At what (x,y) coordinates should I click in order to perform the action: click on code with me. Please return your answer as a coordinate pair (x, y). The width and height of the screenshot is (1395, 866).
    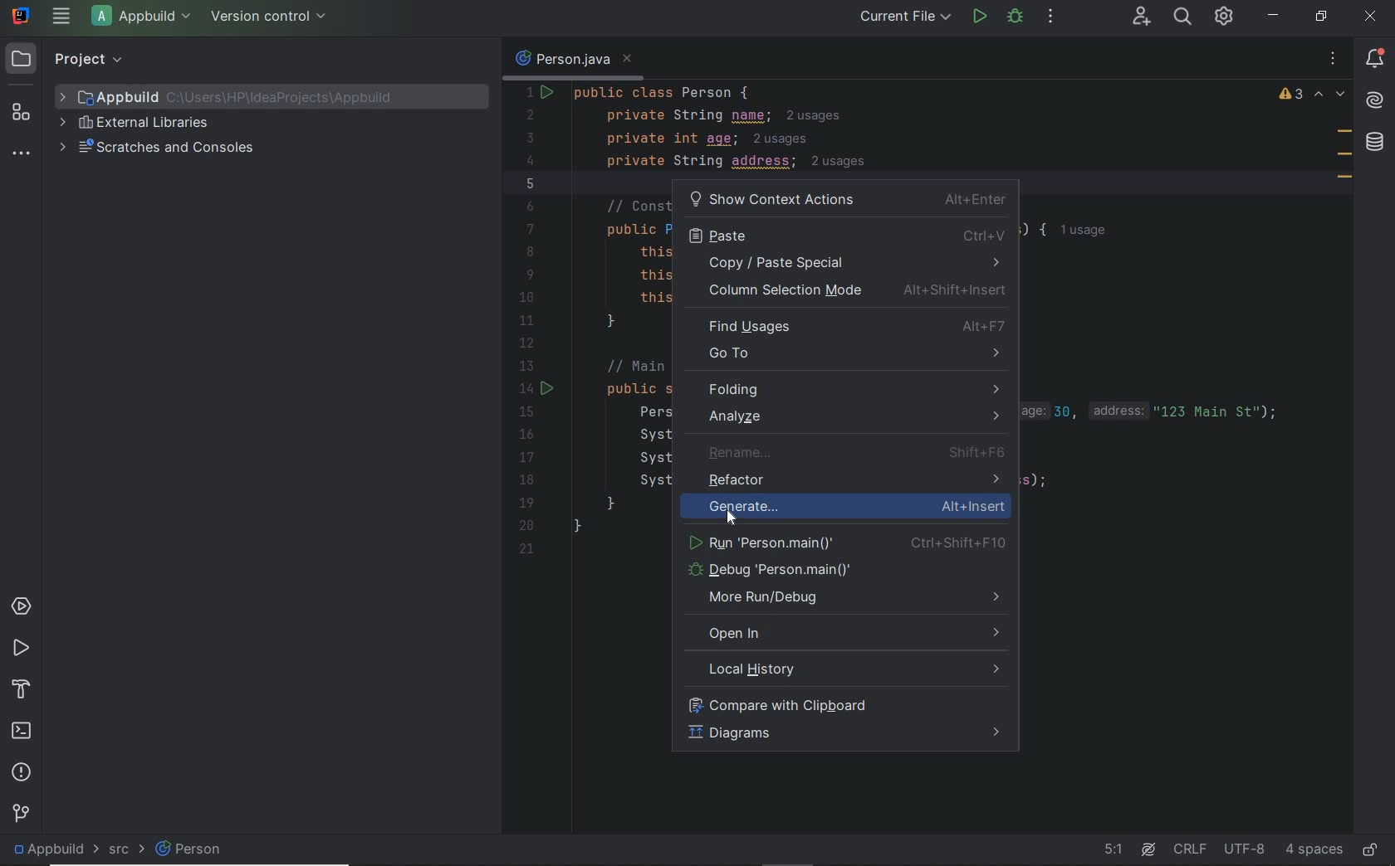
    Looking at the image, I should click on (1138, 17).